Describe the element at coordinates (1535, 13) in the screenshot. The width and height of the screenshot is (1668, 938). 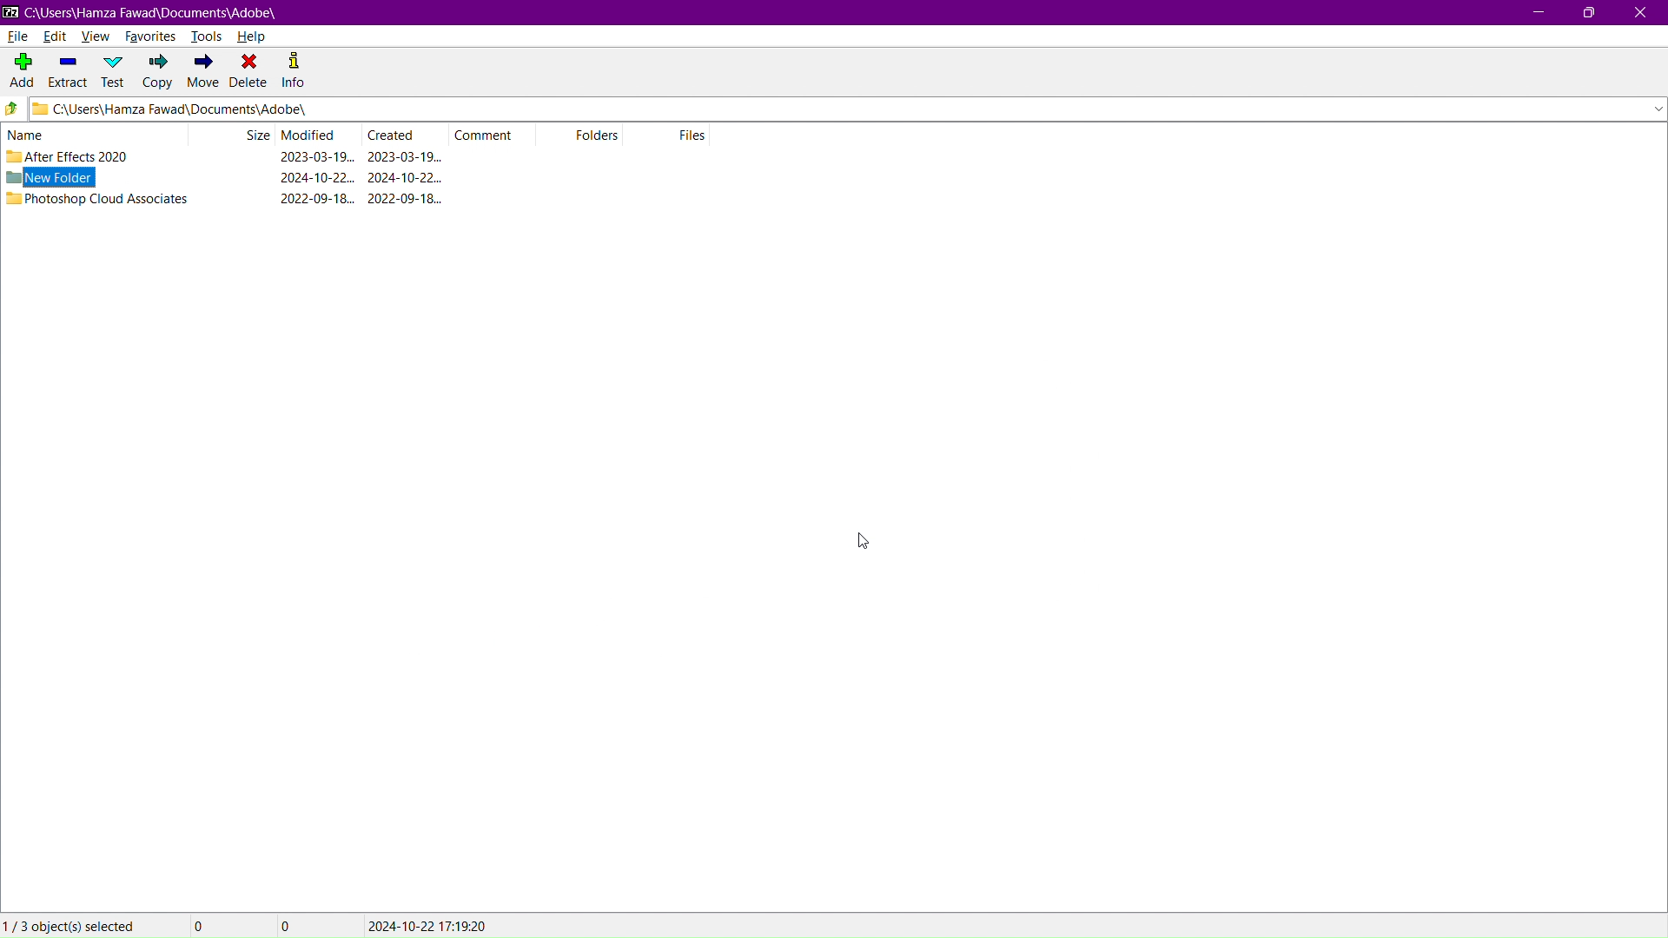
I see `Minimize` at that location.